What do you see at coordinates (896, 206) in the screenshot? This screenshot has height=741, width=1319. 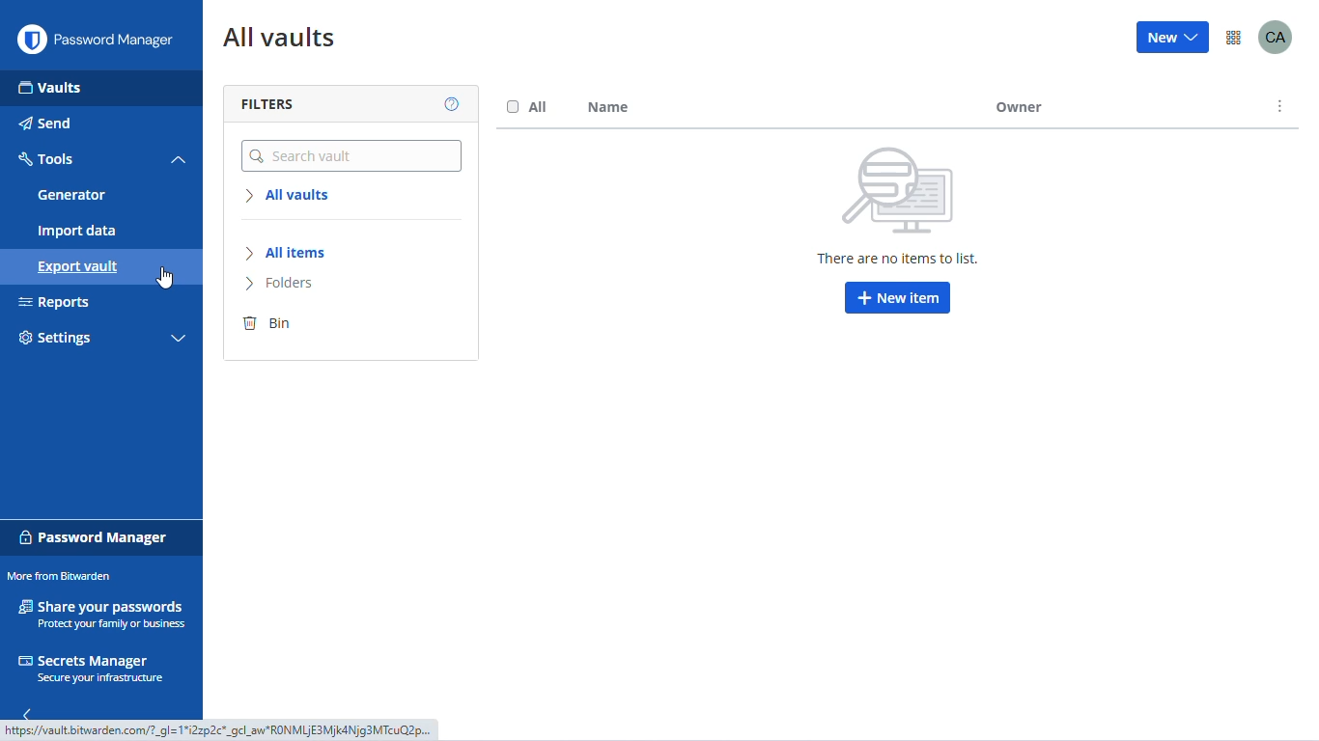 I see `there are no items to list` at bounding box center [896, 206].